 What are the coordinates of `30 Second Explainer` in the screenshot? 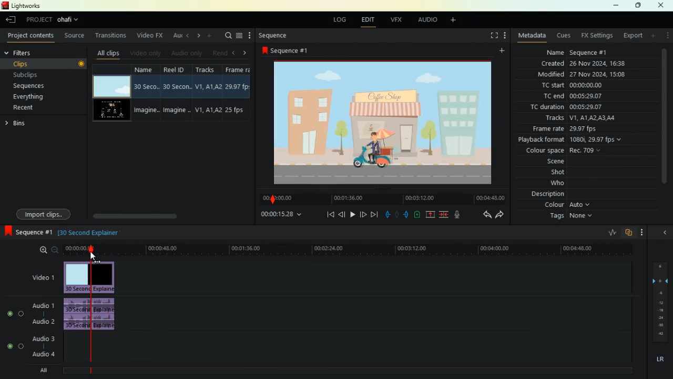 It's located at (311, 235).